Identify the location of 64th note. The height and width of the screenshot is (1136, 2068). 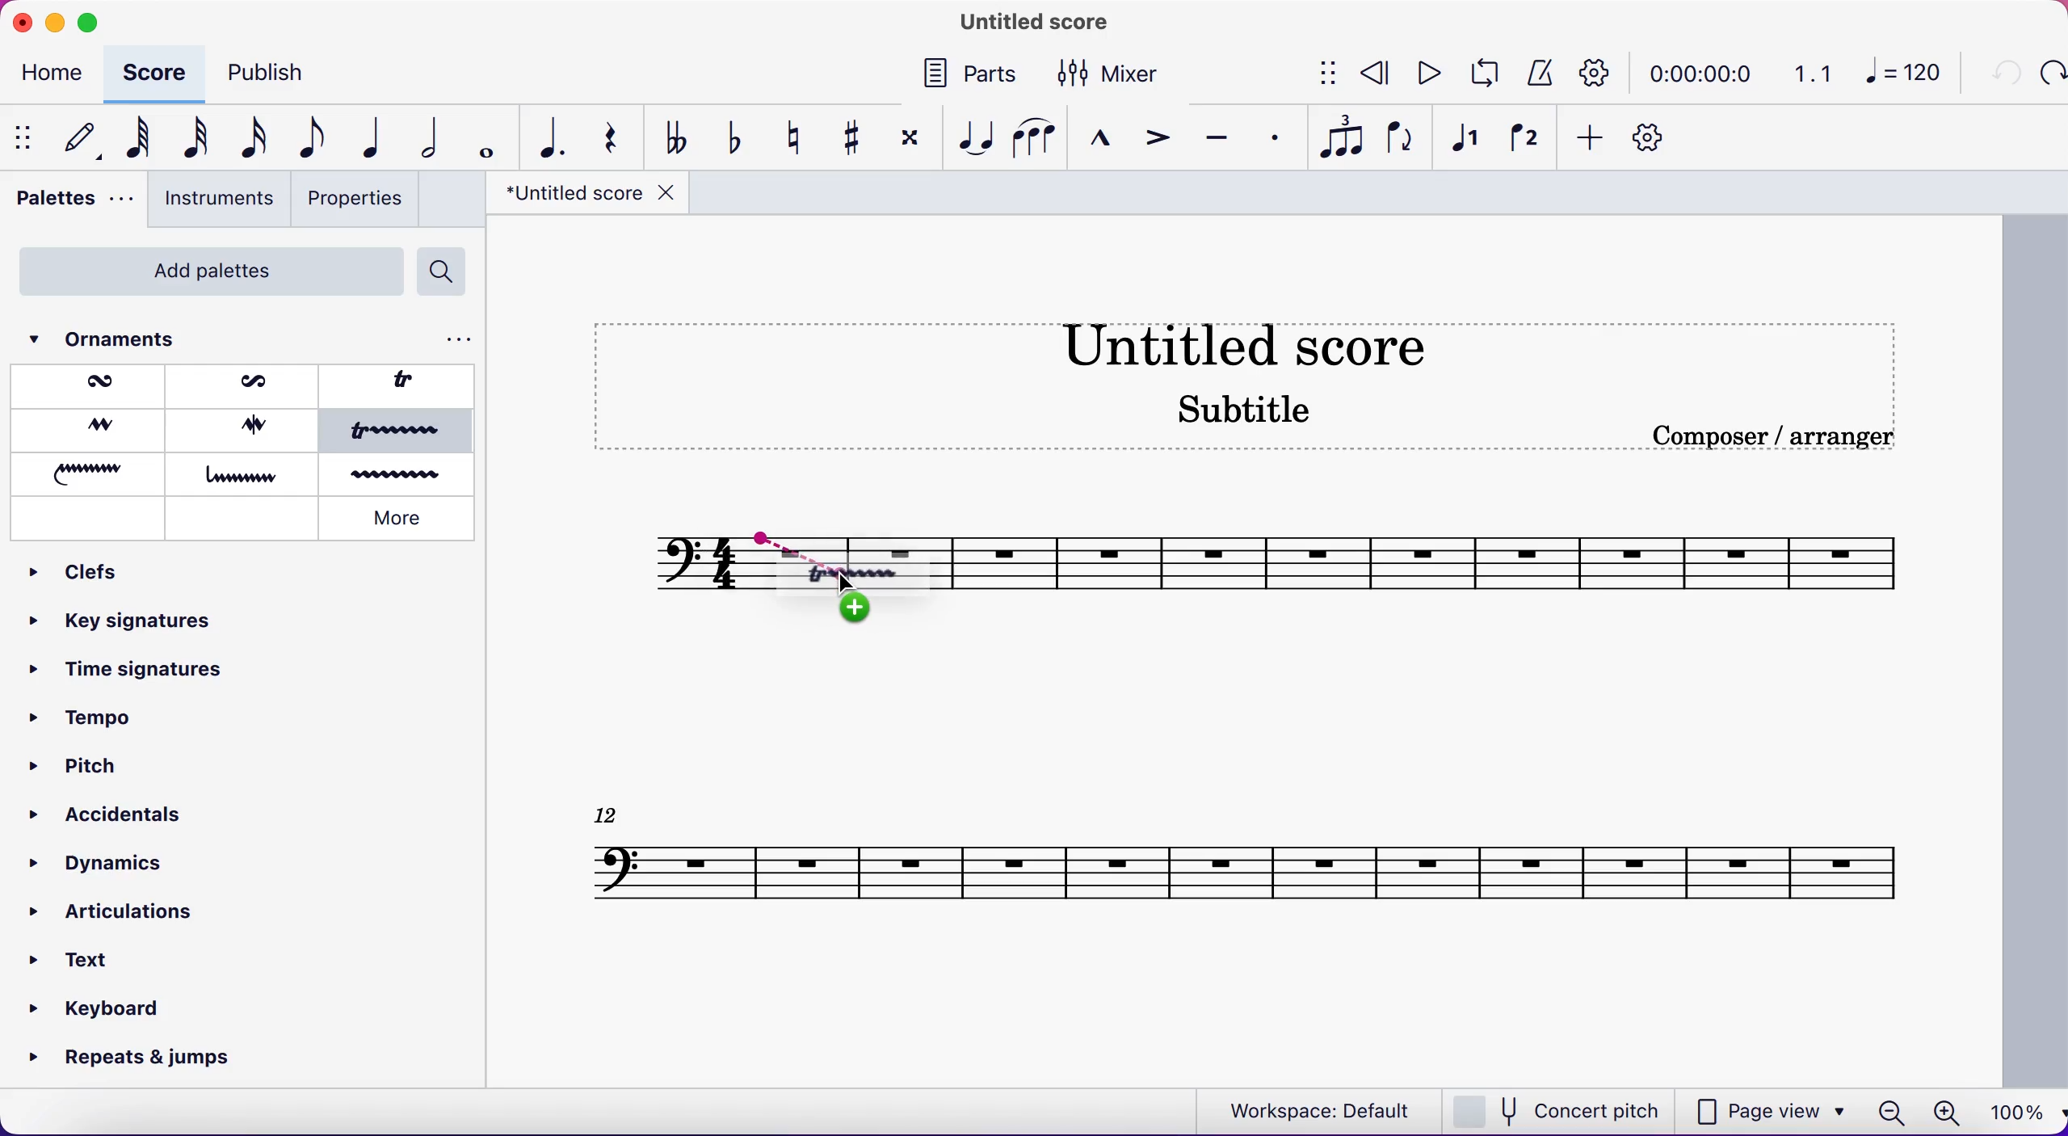
(131, 140).